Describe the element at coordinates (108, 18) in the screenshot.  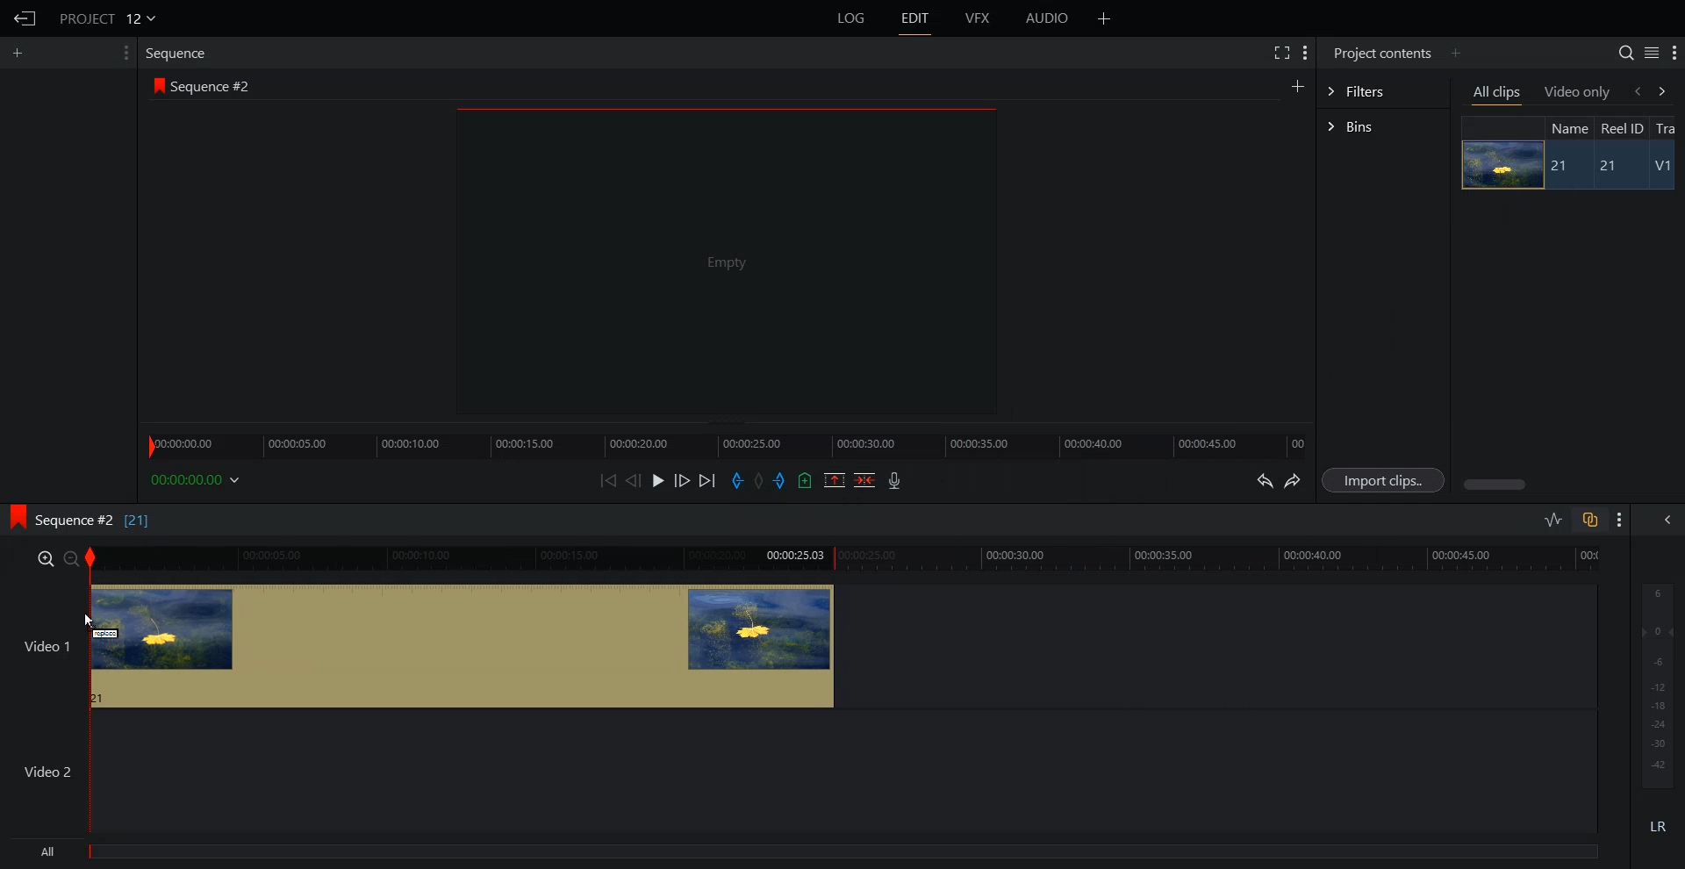
I see `PROJECT 12` at that location.